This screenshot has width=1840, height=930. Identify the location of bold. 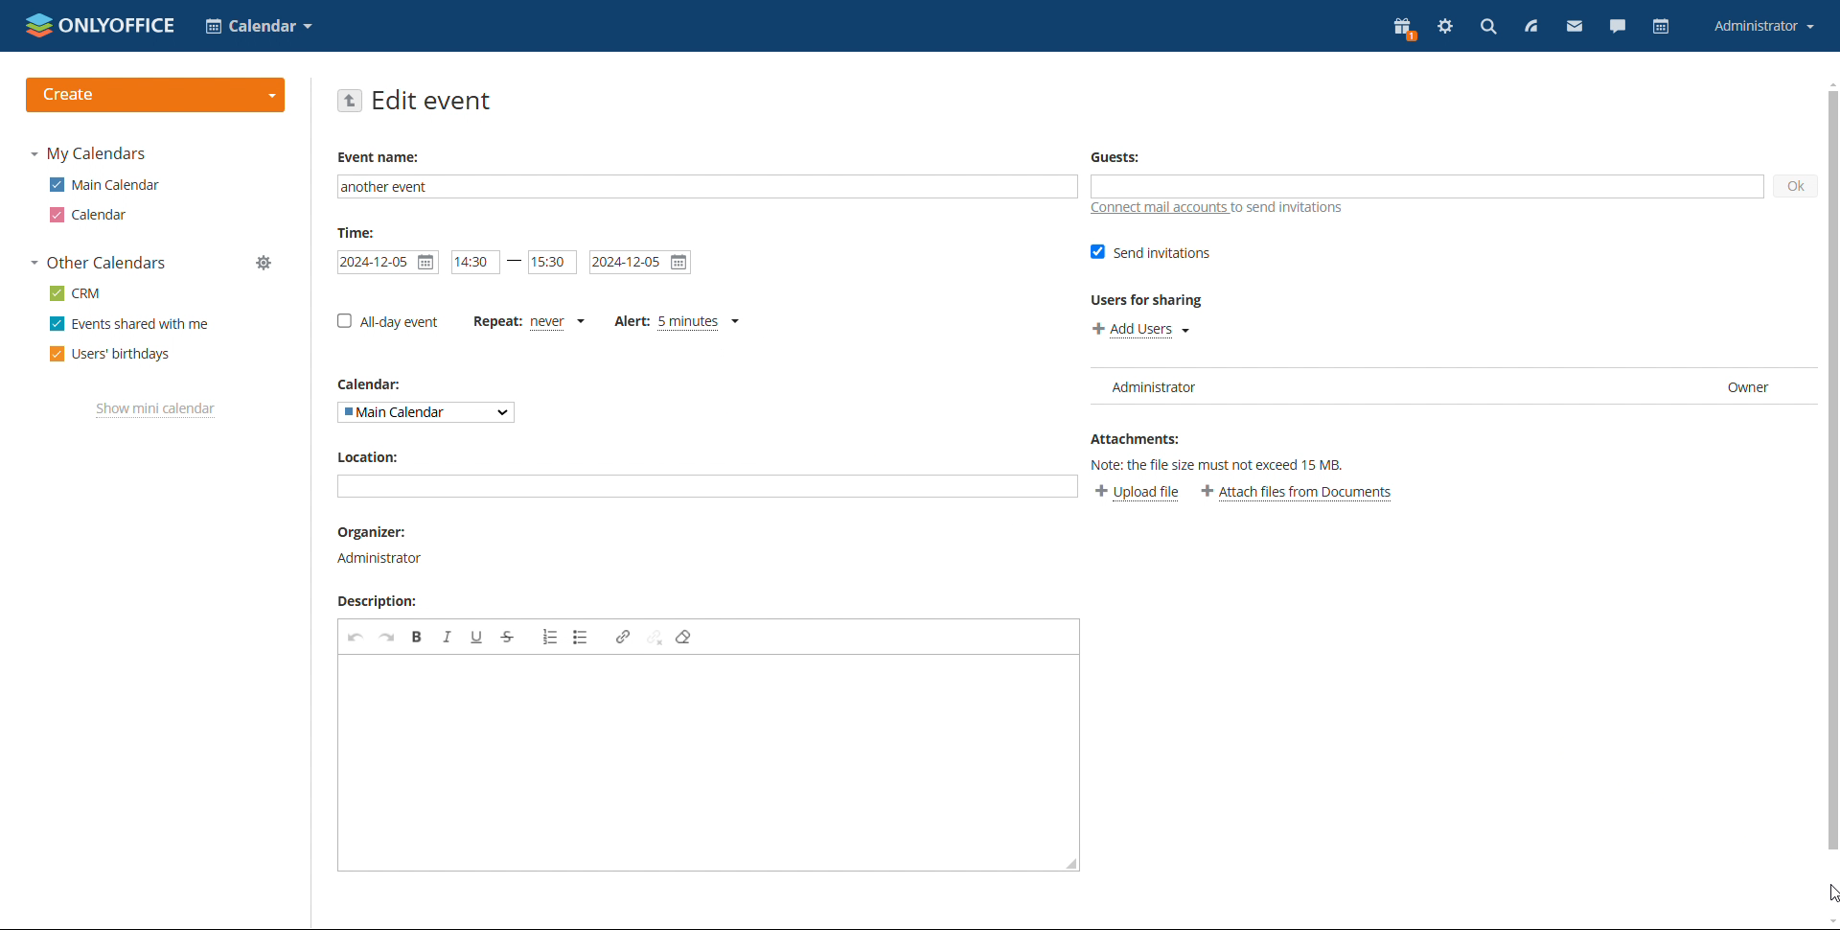
(418, 637).